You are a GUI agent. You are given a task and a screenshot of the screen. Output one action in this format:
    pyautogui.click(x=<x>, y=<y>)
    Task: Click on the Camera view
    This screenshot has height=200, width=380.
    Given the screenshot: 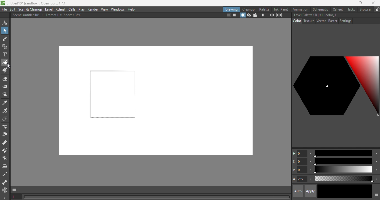 What is the action you would take?
    pyautogui.click(x=255, y=15)
    